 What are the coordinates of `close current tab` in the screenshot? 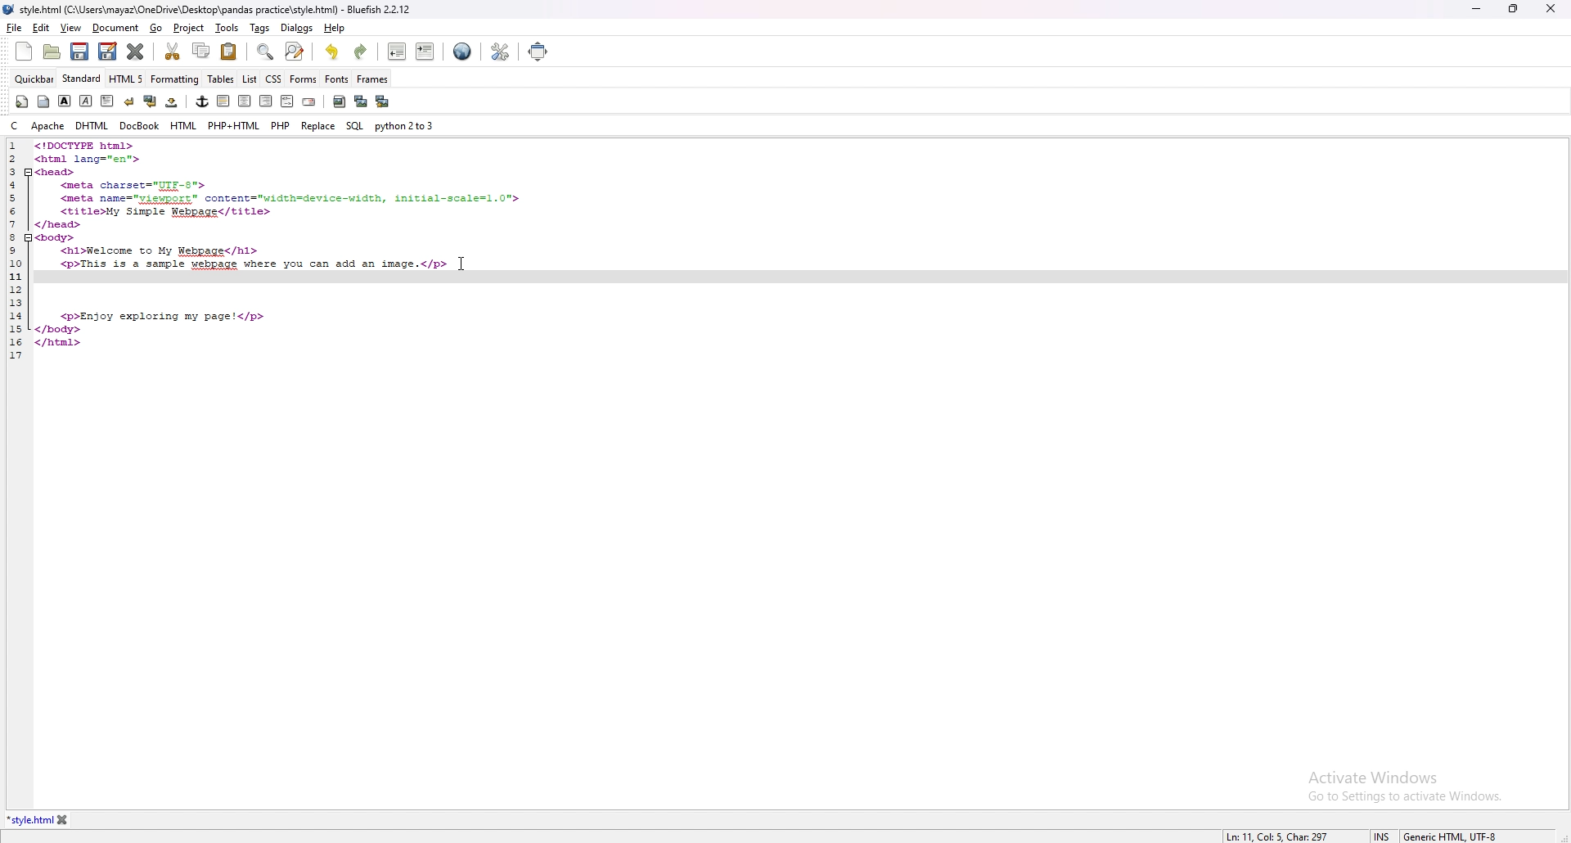 It's located at (137, 52).